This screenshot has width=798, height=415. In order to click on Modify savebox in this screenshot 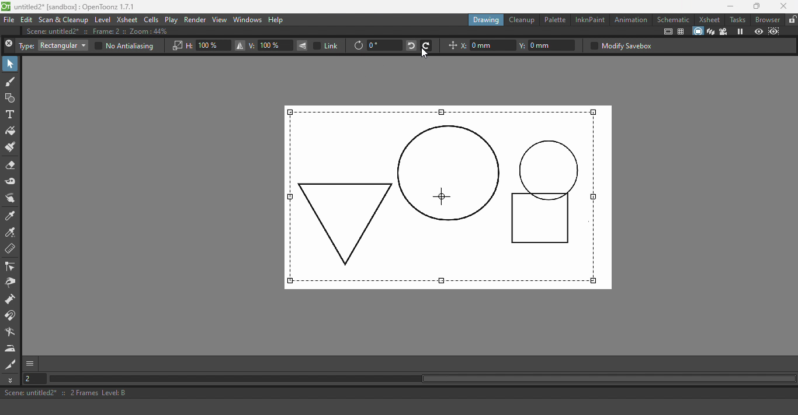, I will do `click(620, 45)`.